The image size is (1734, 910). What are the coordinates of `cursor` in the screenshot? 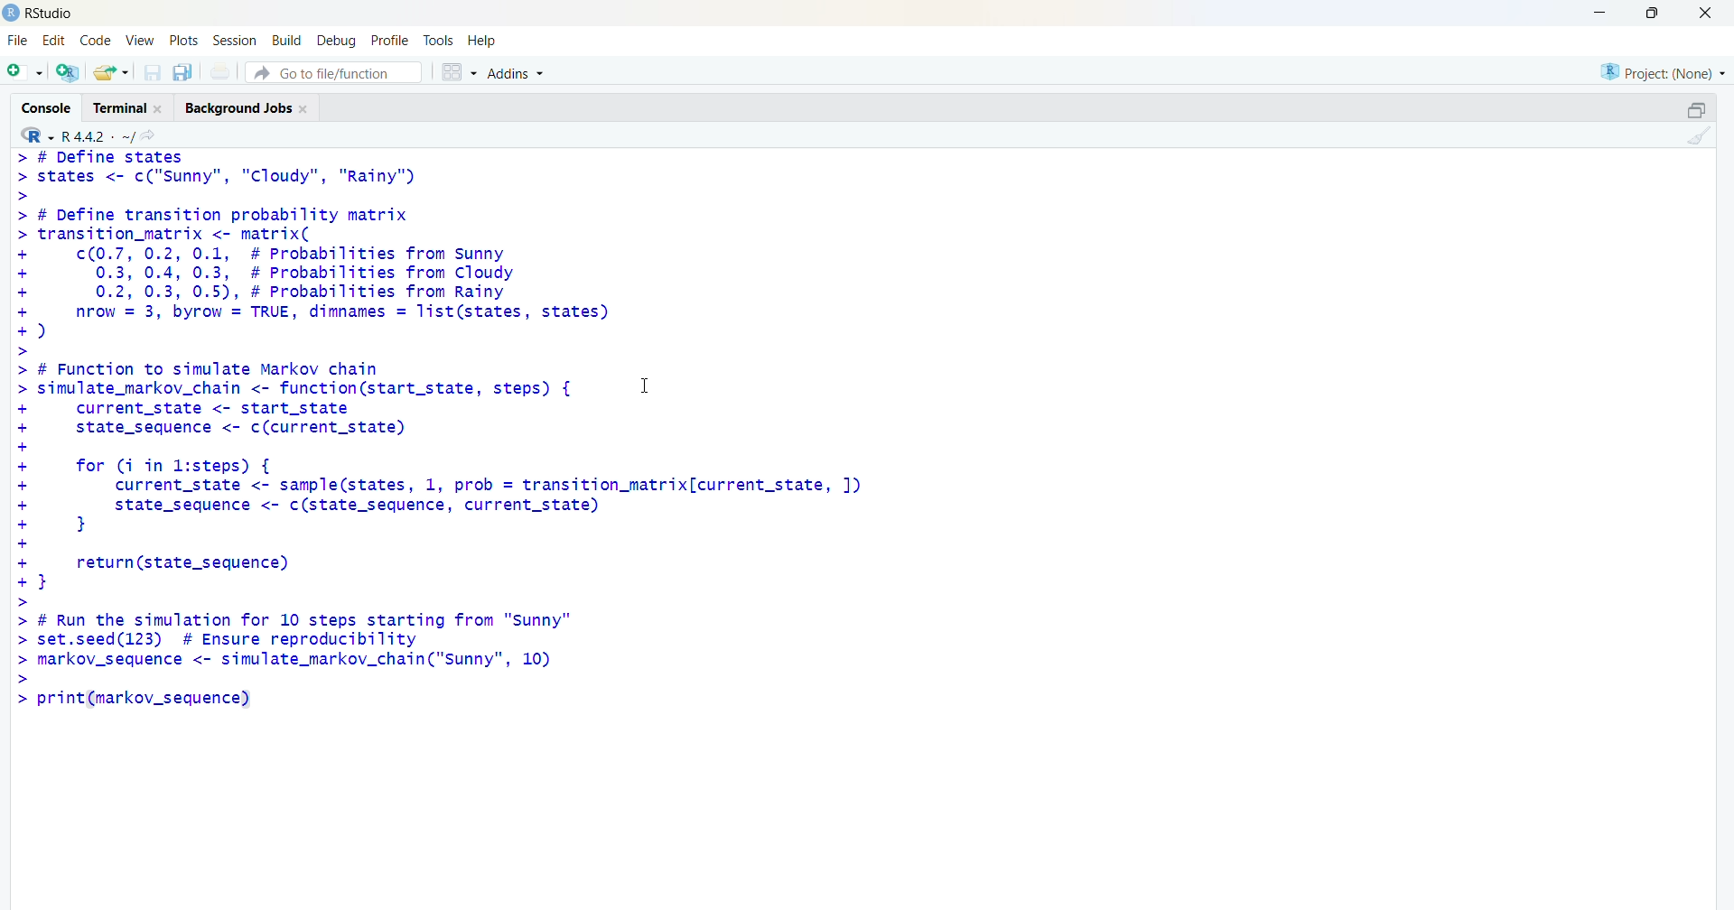 It's located at (653, 391).